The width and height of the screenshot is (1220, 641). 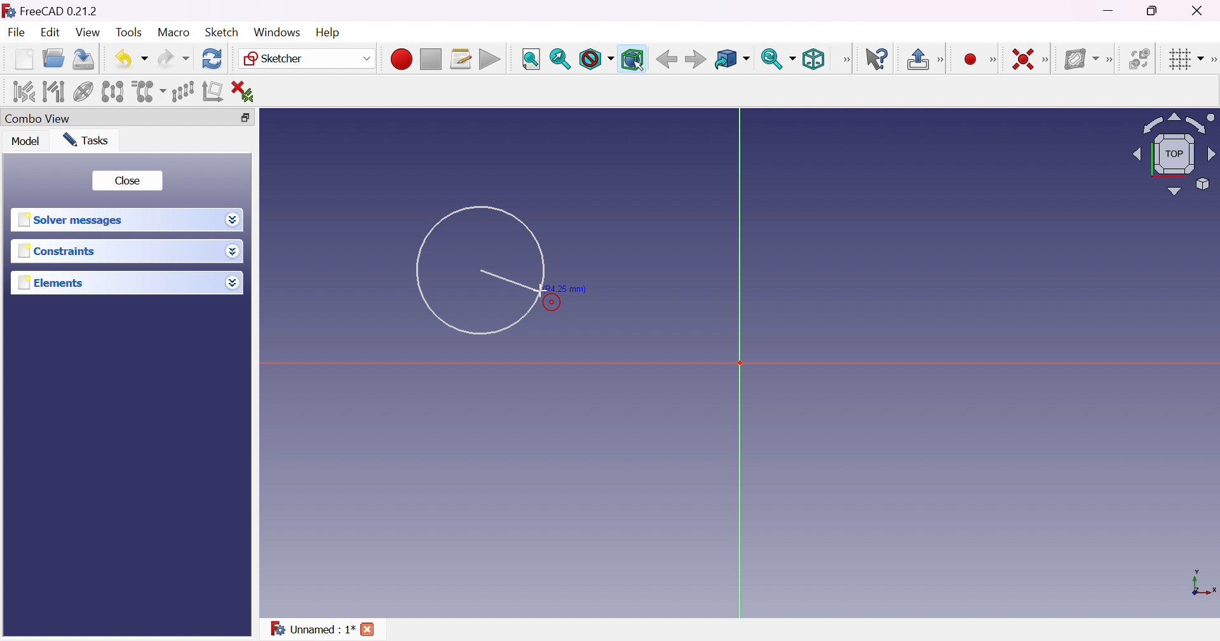 I want to click on Sync view, so click(x=777, y=58).